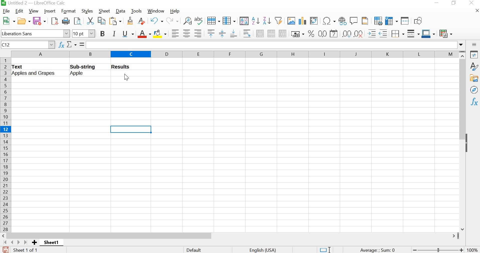 This screenshot has height=253, width=480. Describe the element at coordinates (198, 33) in the screenshot. I see `align right` at that location.